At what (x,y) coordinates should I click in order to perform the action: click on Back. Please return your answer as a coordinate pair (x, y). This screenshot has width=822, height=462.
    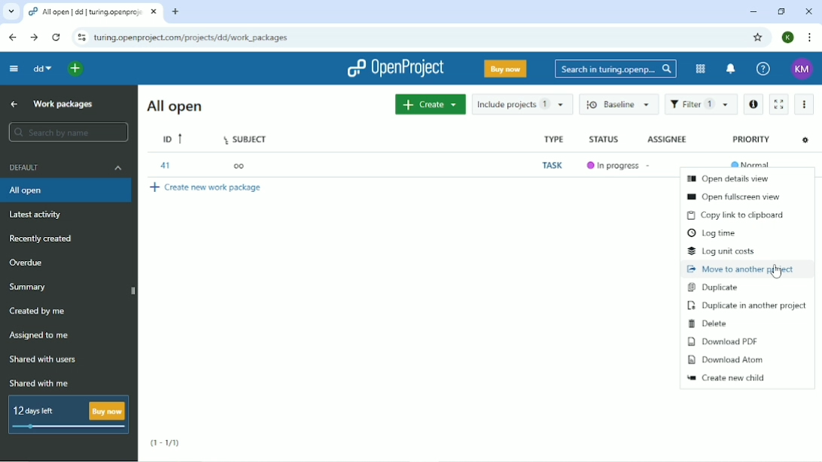
    Looking at the image, I should click on (12, 37).